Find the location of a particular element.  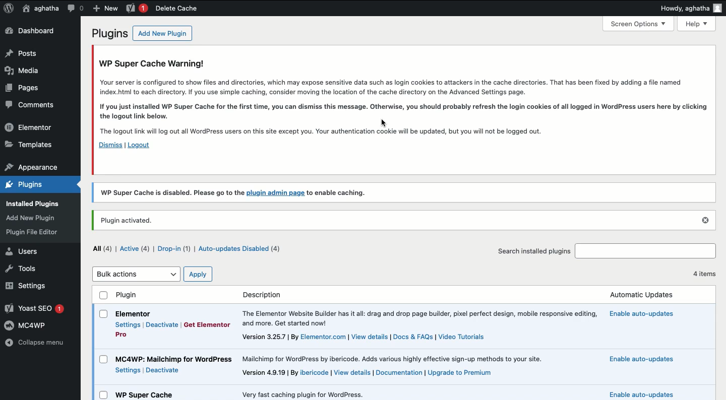

Search installed plugins is located at coordinates (535, 251).